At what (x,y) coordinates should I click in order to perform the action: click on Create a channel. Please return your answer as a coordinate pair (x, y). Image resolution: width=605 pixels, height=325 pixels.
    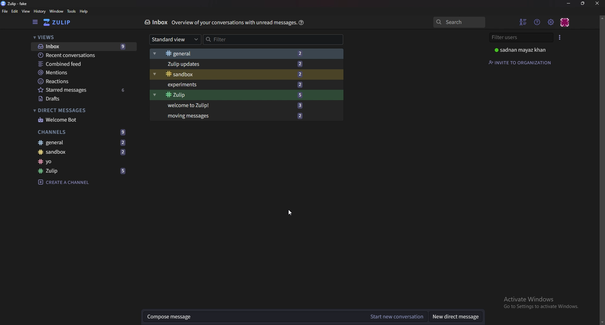
    Looking at the image, I should click on (69, 182).